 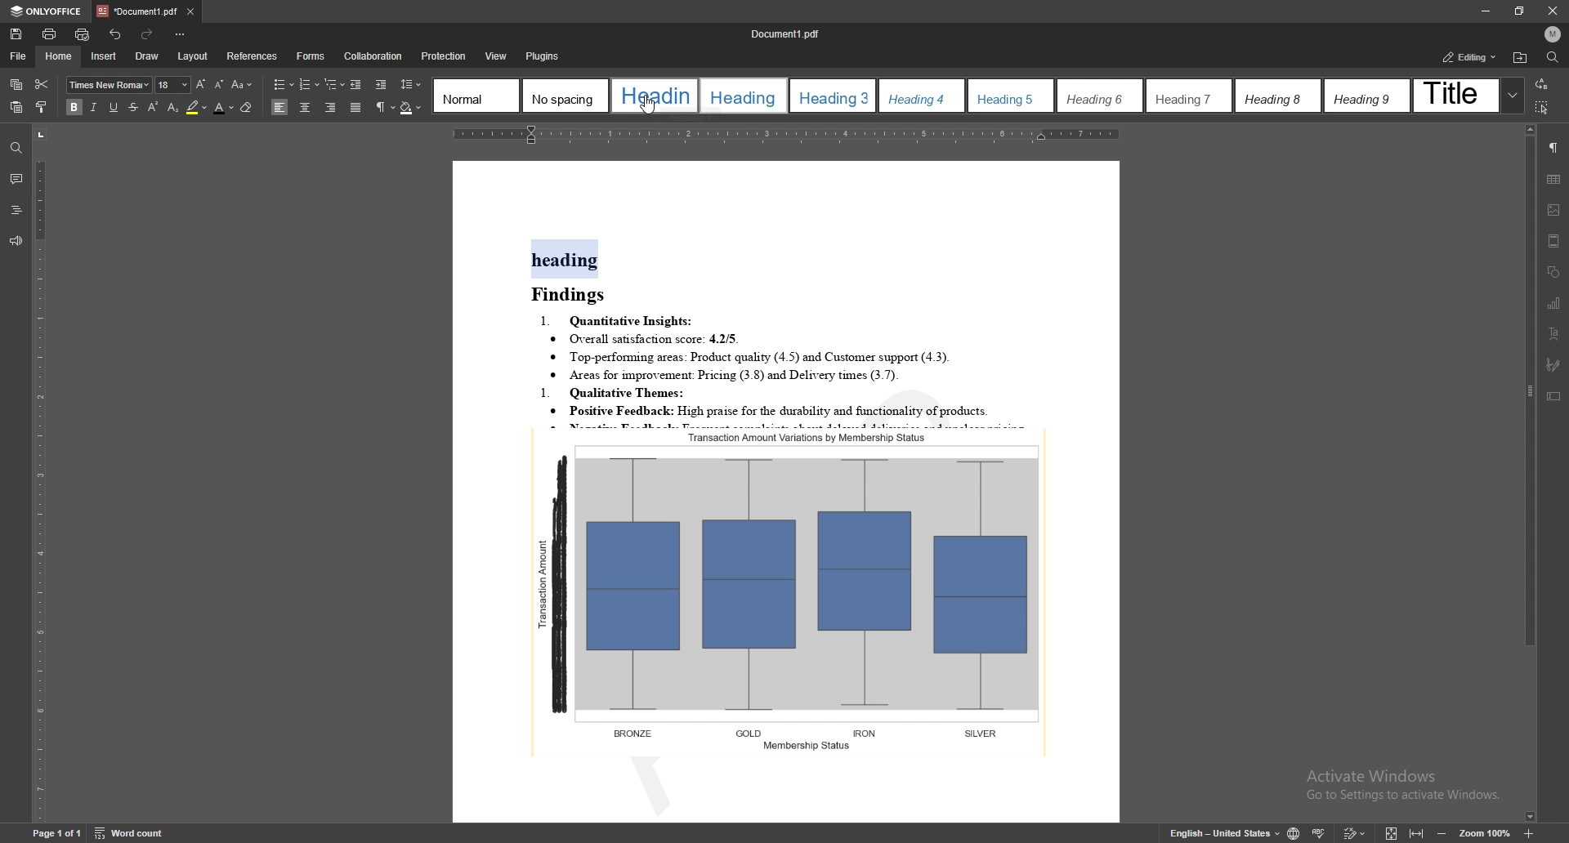 I want to click on resize, so click(x=1519, y=11).